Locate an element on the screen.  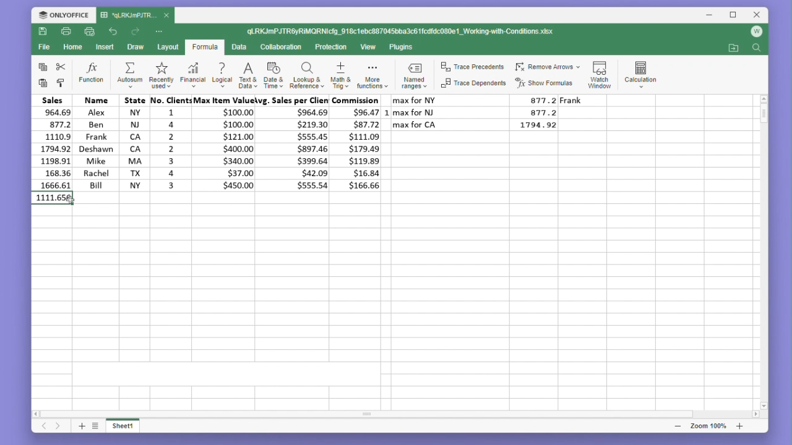
scroll up is located at coordinates (764, 98).